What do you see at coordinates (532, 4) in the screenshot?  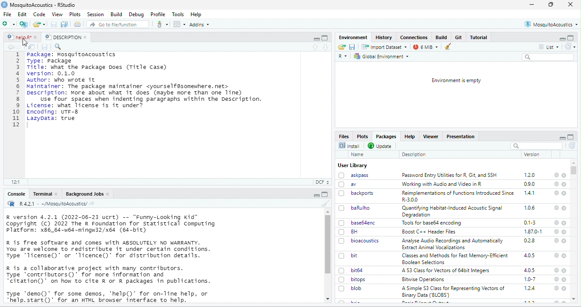 I see `minimize` at bounding box center [532, 4].